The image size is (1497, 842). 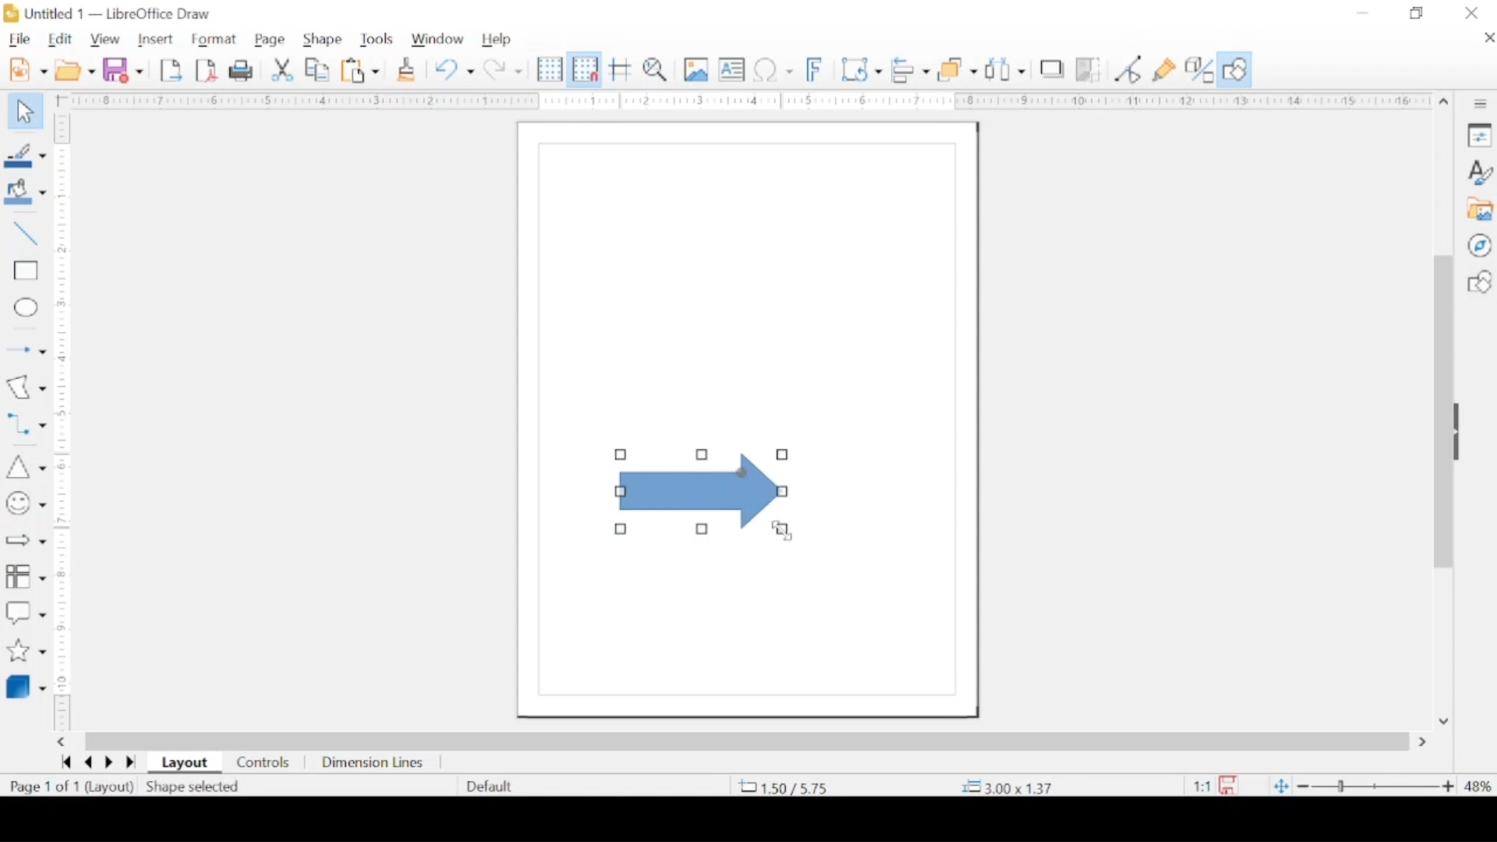 I want to click on restore down, so click(x=1417, y=13).